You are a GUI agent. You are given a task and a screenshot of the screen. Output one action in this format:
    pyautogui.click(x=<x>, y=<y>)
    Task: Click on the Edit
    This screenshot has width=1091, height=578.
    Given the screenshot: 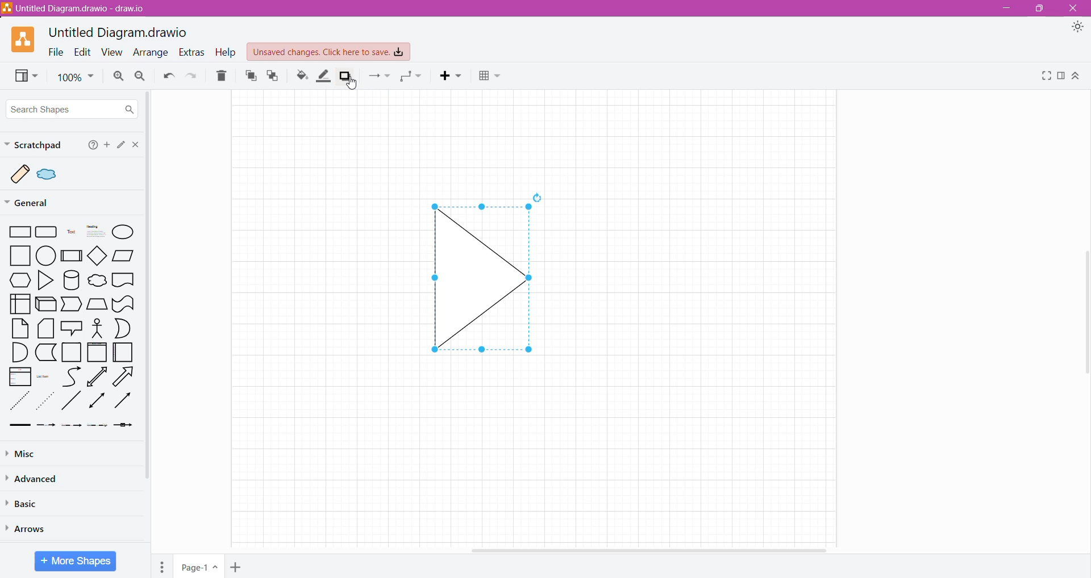 What is the action you would take?
    pyautogui.click(x=82, y=52)
    